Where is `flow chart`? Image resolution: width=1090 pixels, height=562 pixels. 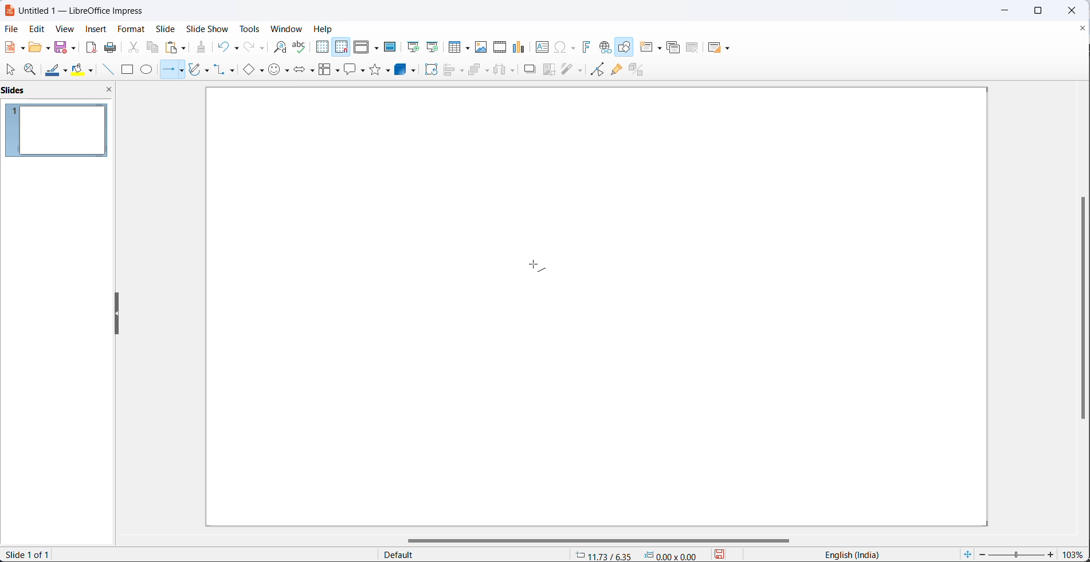 flow chart is located at coordinates (327, 69).